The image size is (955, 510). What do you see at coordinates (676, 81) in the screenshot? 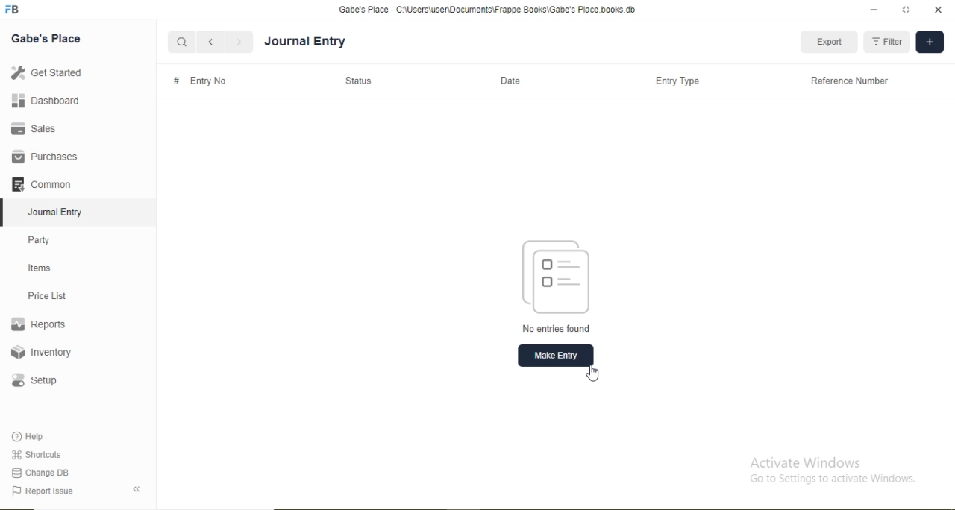
I see `Entry Type` at bounding box center [676, 81].